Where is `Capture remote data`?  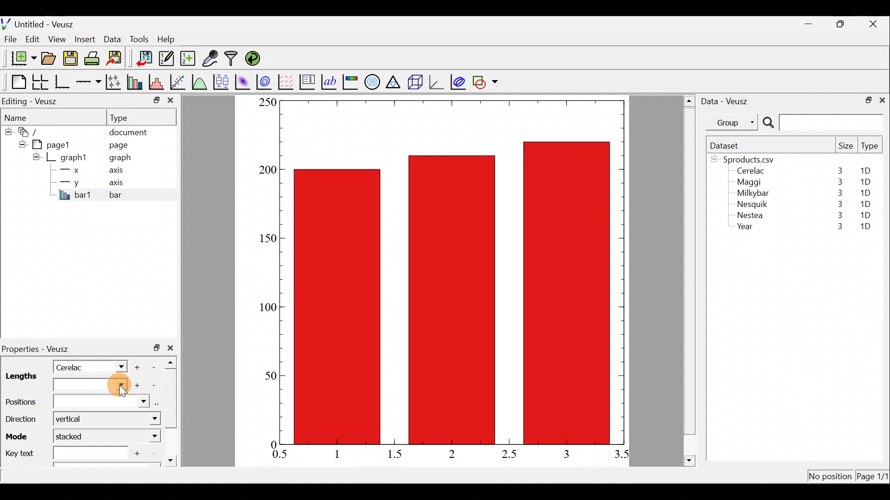
Capture remote data is located at coordinates (211, 59).